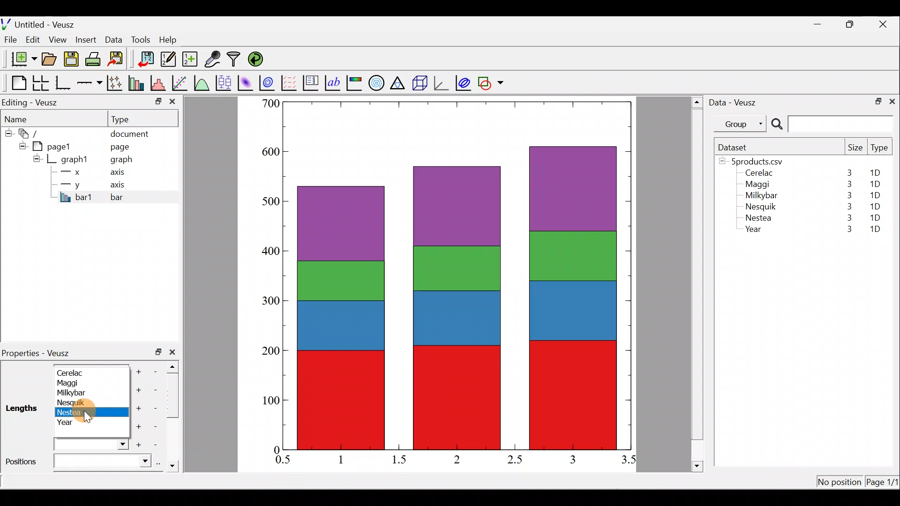 This screenshot has width=900, height=506. I want to click on 3, so click(847, 195).